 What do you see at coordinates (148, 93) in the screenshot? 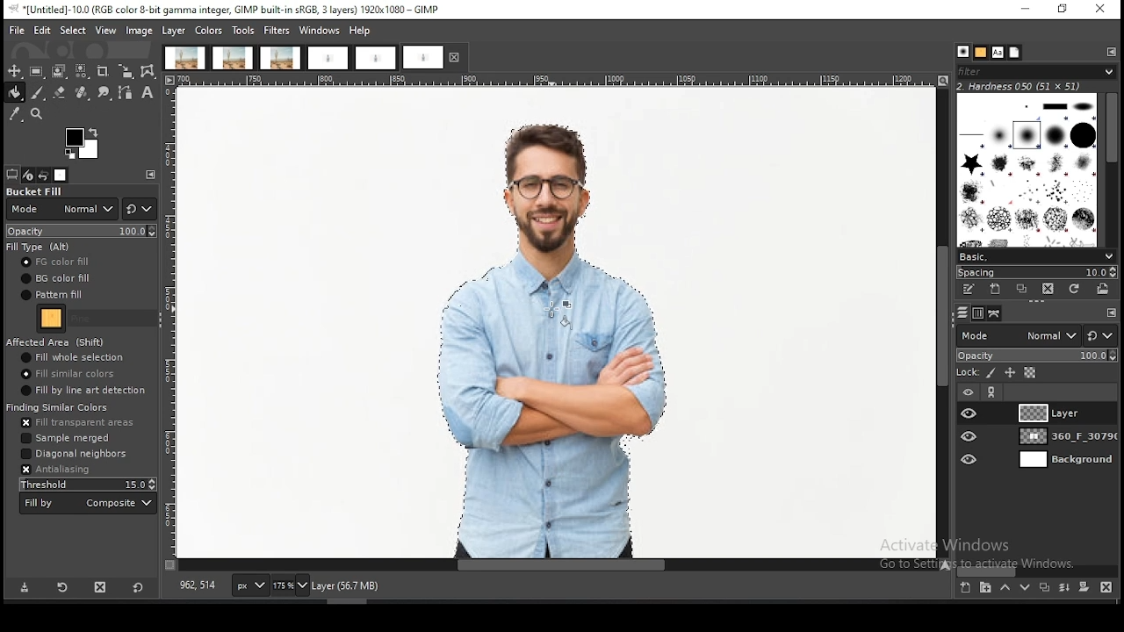
I see `text tool` at bounding box center [148, 93].